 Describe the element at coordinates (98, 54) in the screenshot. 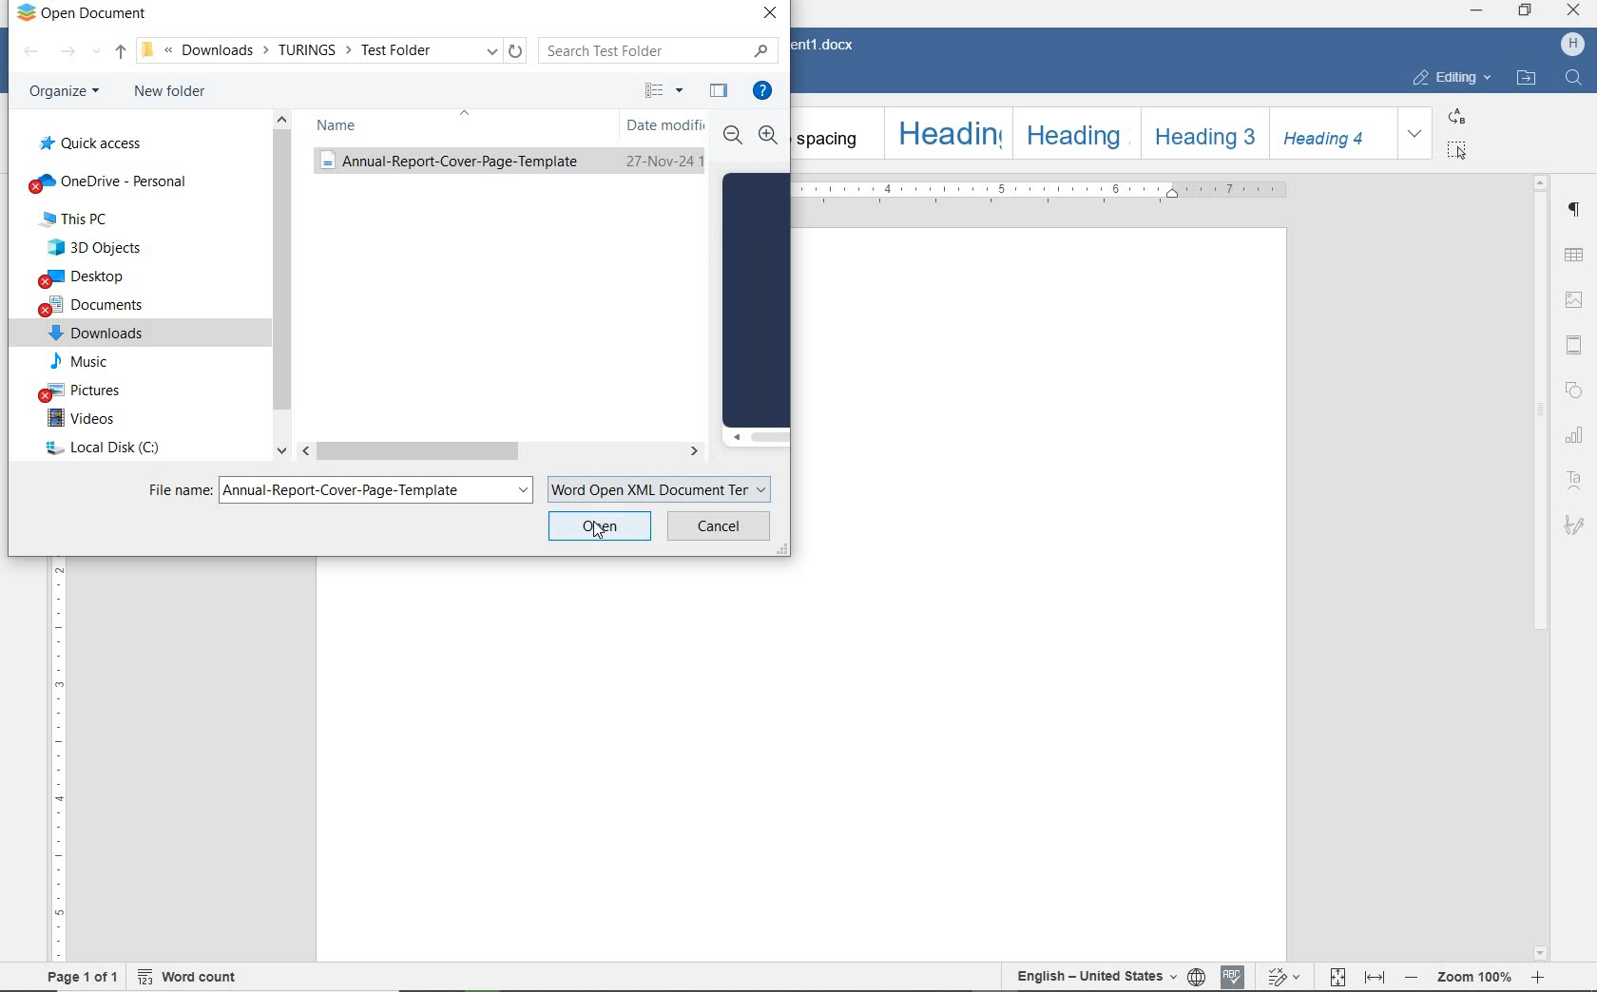

I see `Recent location` at that location.